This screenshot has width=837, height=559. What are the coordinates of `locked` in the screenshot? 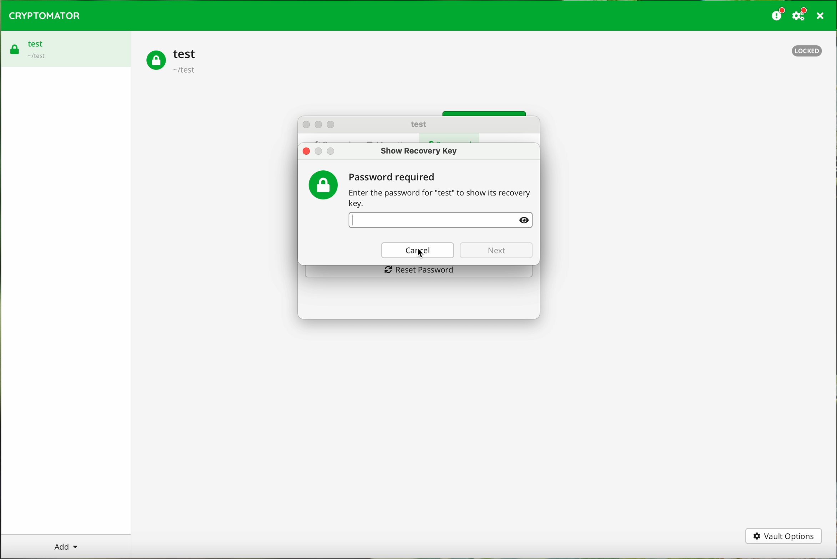 It's located at (809, 52).